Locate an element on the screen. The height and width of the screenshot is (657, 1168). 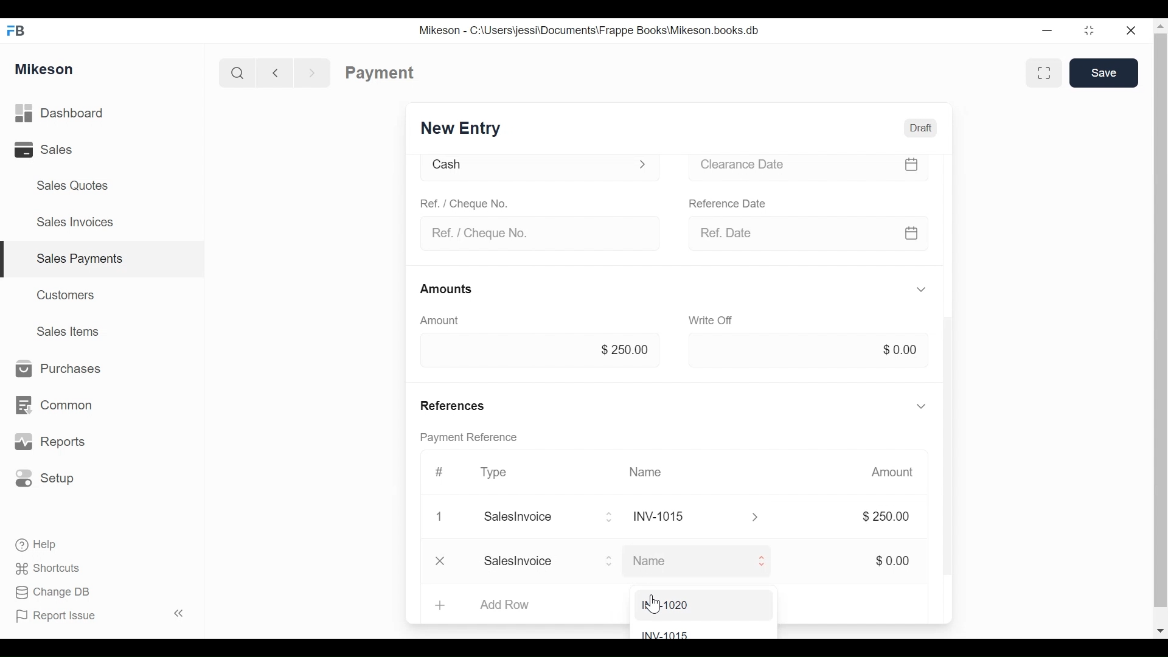
Shortcuts is located at coordinates (53, 565).